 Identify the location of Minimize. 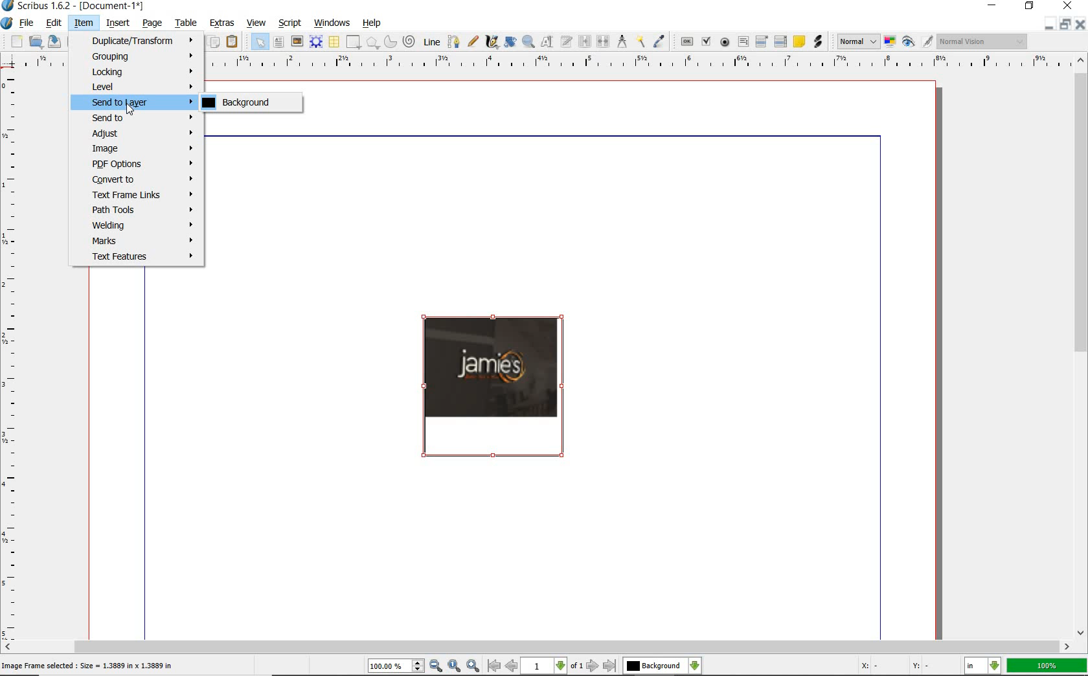
(1063, 24).